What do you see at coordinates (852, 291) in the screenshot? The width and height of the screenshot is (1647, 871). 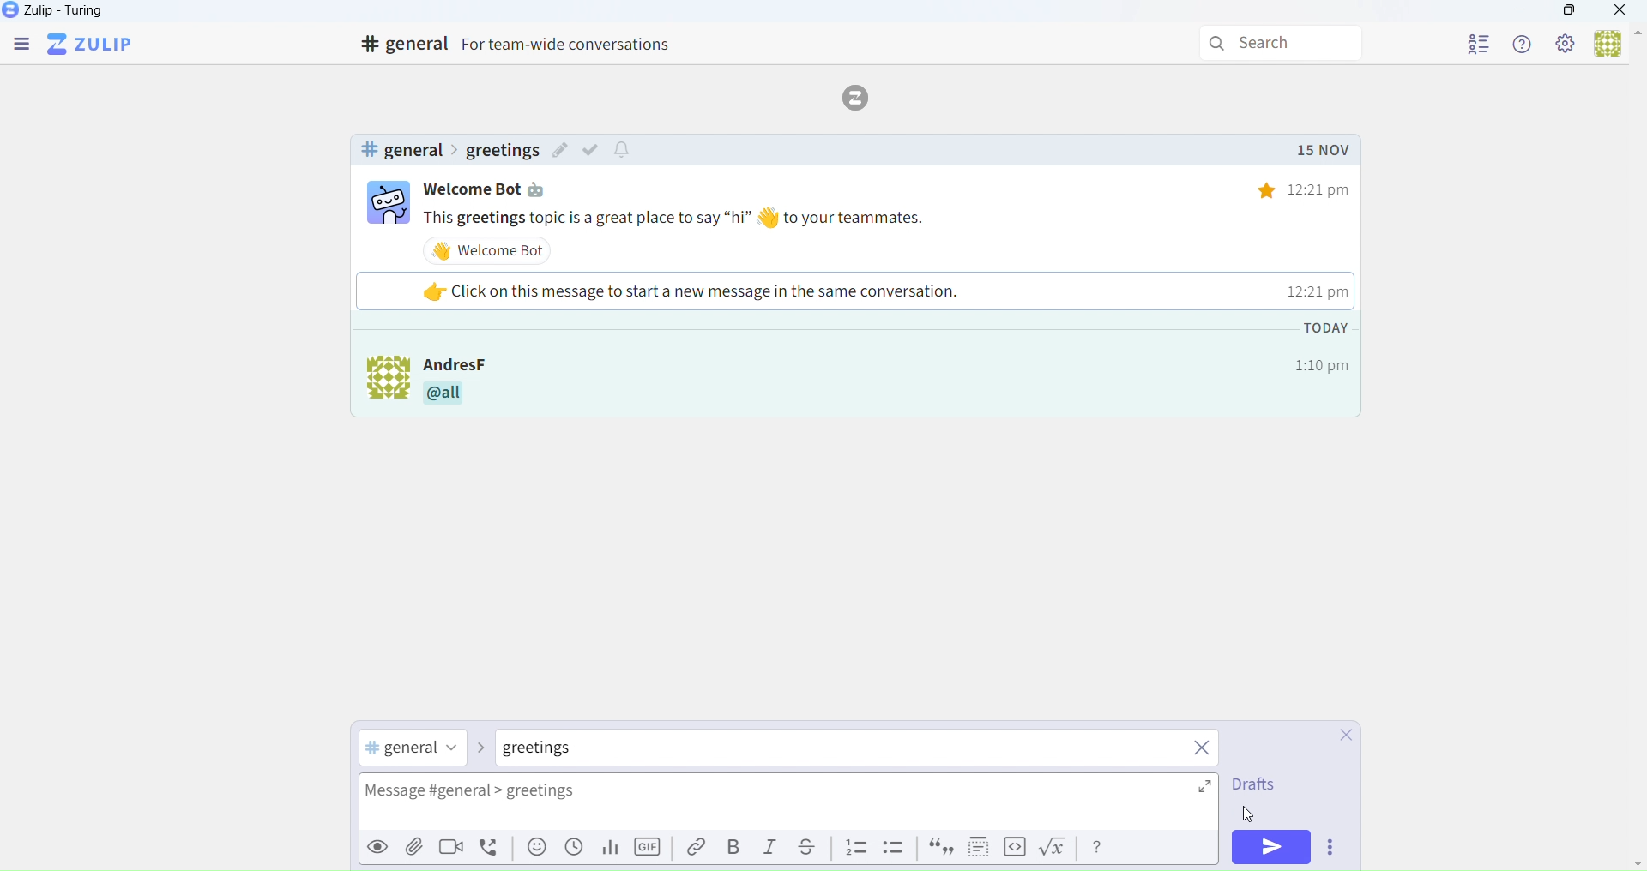 I see `click on this to start a new message` at bounding box center [852, 291].